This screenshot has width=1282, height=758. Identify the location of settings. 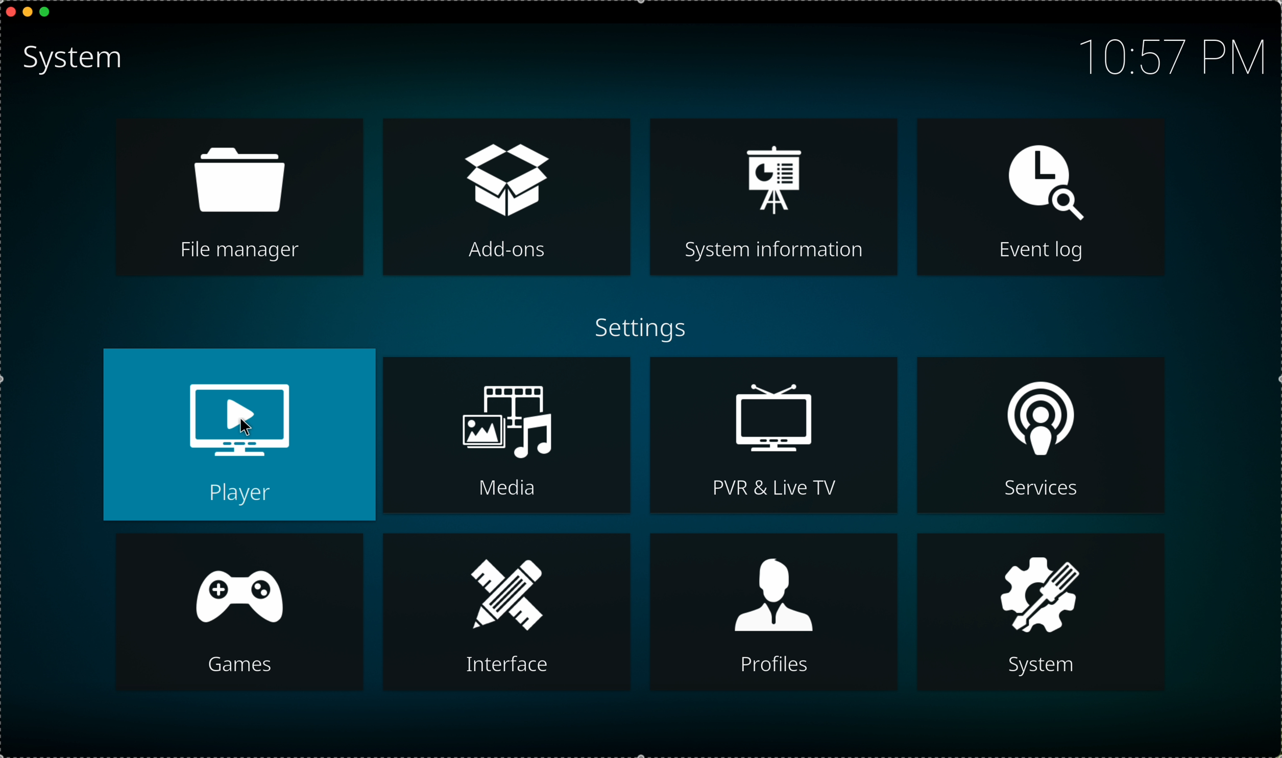
(639, 332).